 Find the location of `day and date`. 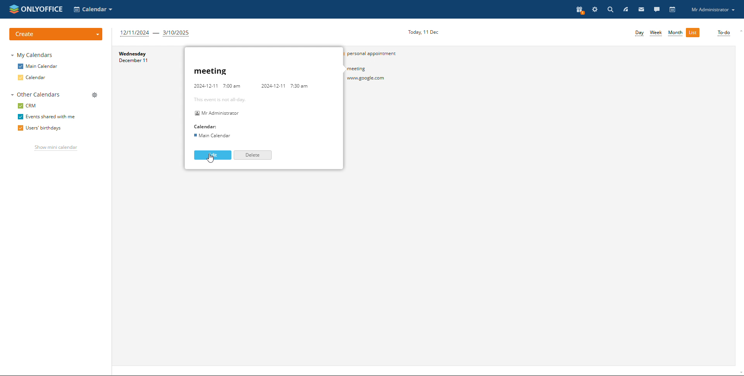

day and date is located at coordinates (138, 58).